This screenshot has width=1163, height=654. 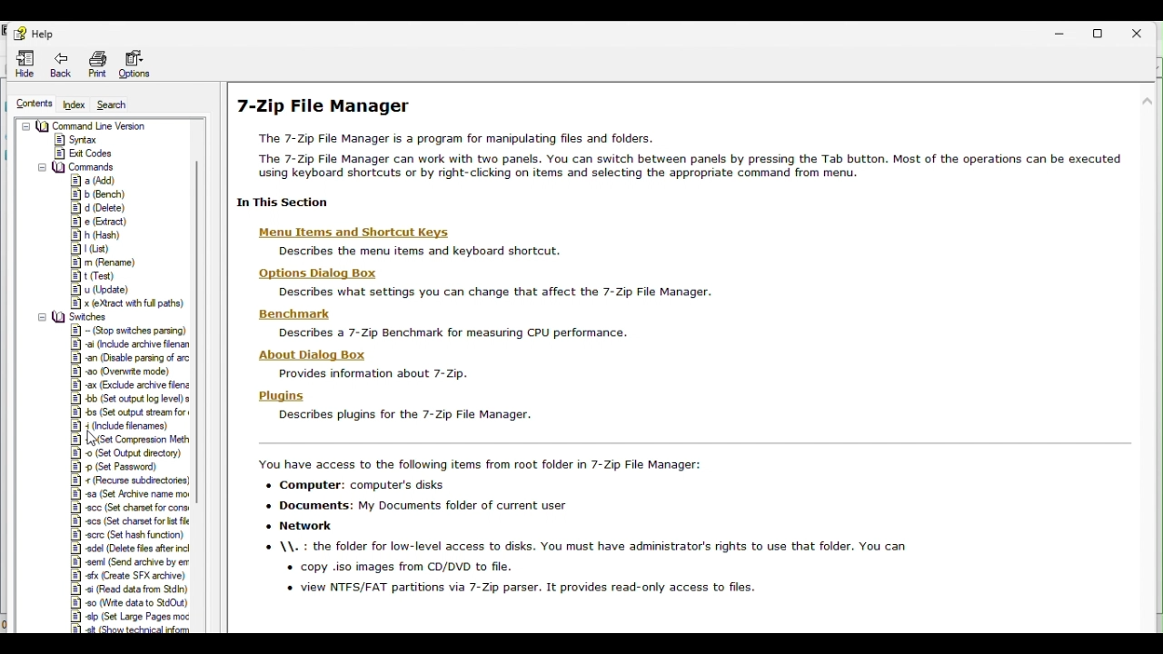 What do you see at coordinates (113, 125) in the screenshot?
I see `Command line version` at bounding box center [113, 125].